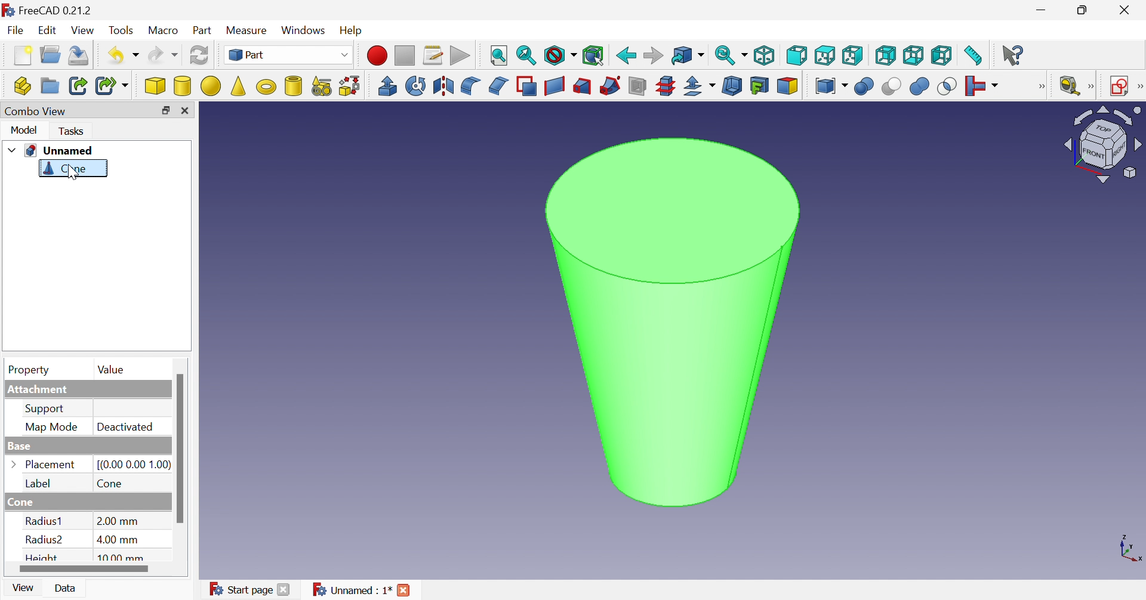  What do you see at coordinates (39, 388) in the screenshot?
I see `Attachment` at bounding box center [39, 388].